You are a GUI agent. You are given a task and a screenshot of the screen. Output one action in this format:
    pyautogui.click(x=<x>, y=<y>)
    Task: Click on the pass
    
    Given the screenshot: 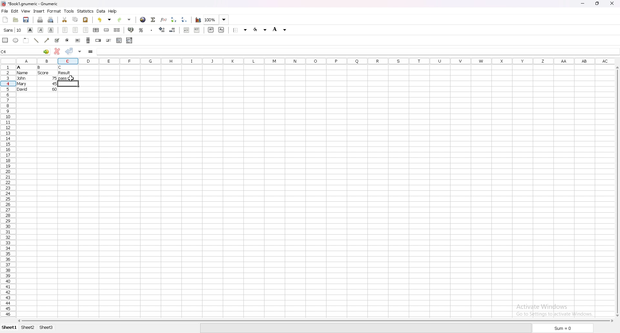 What is the action you would take?
    pyautogui.click(x=68, y=79)
    